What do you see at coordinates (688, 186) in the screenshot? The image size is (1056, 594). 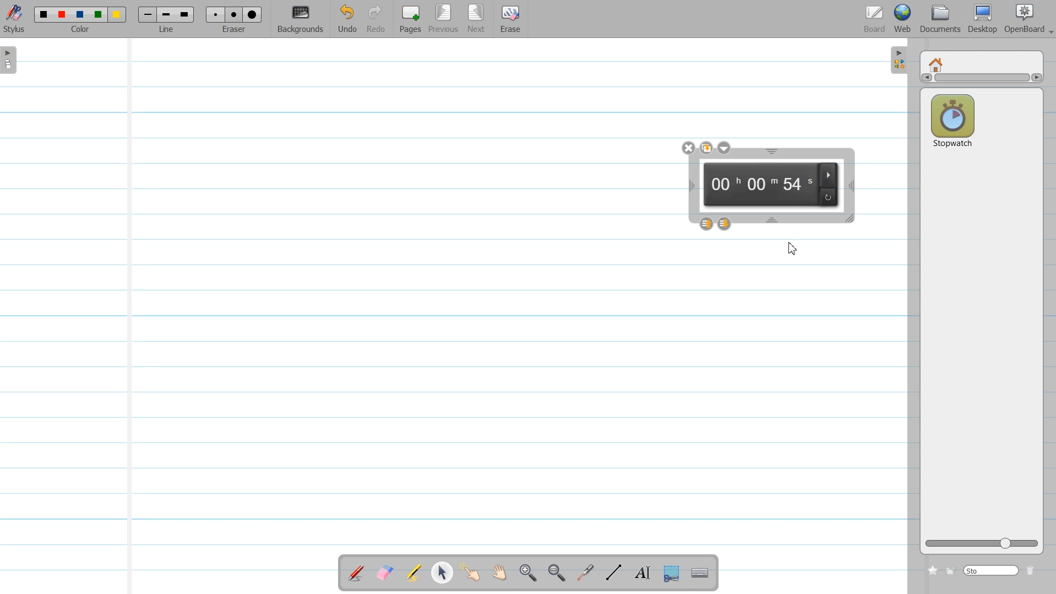 I see `Time window width adjustment` at bounding box center [688, 186].